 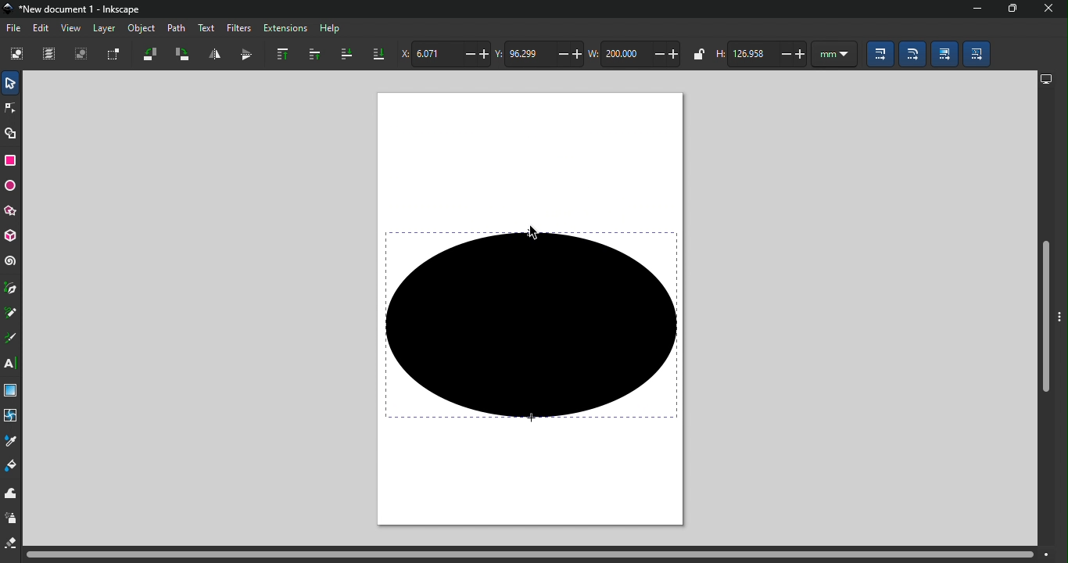 I want to click on display options, so click(x=1045, y=77).